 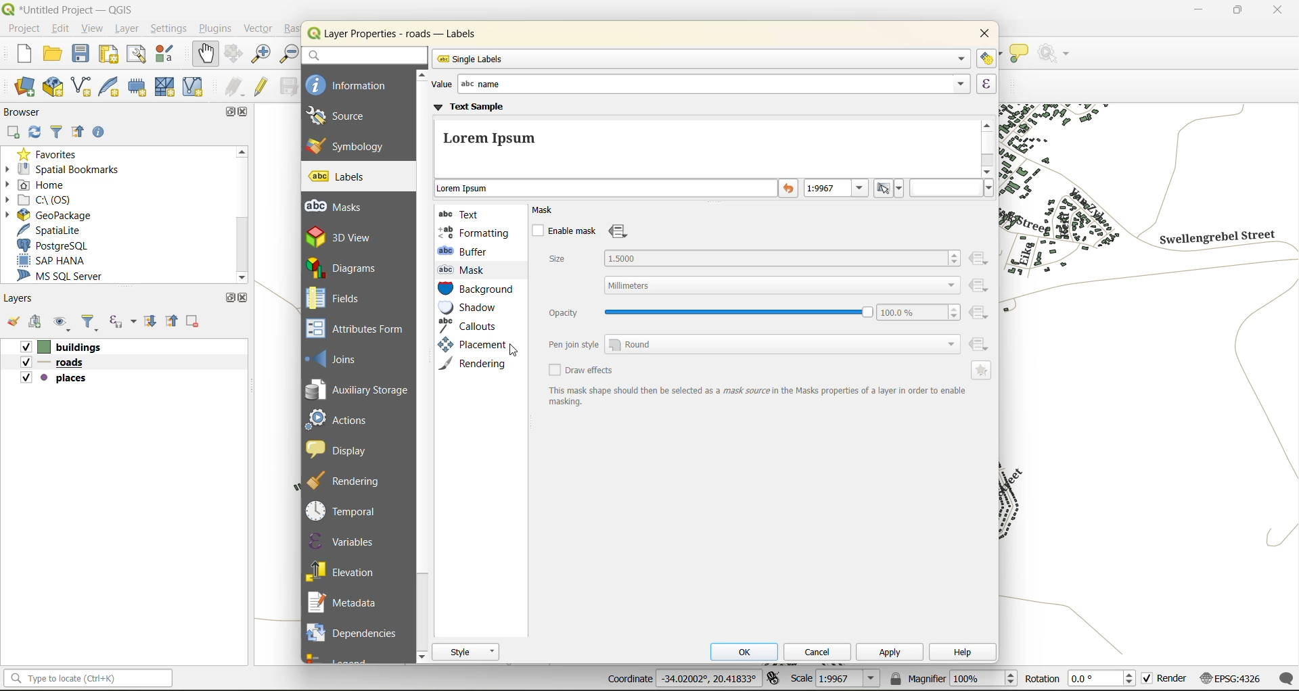 What do you see at coordinates (607, 189) in the screenshot?
I see `sample text` at bounding box center [607, 189].